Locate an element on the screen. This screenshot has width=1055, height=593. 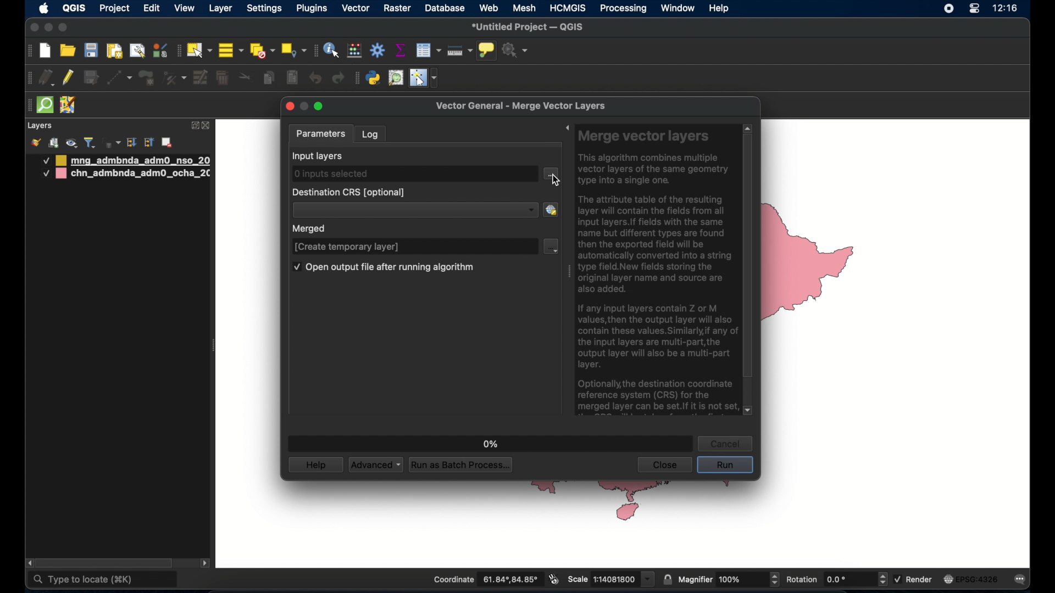
input layers is located at coordinates (318, 156).